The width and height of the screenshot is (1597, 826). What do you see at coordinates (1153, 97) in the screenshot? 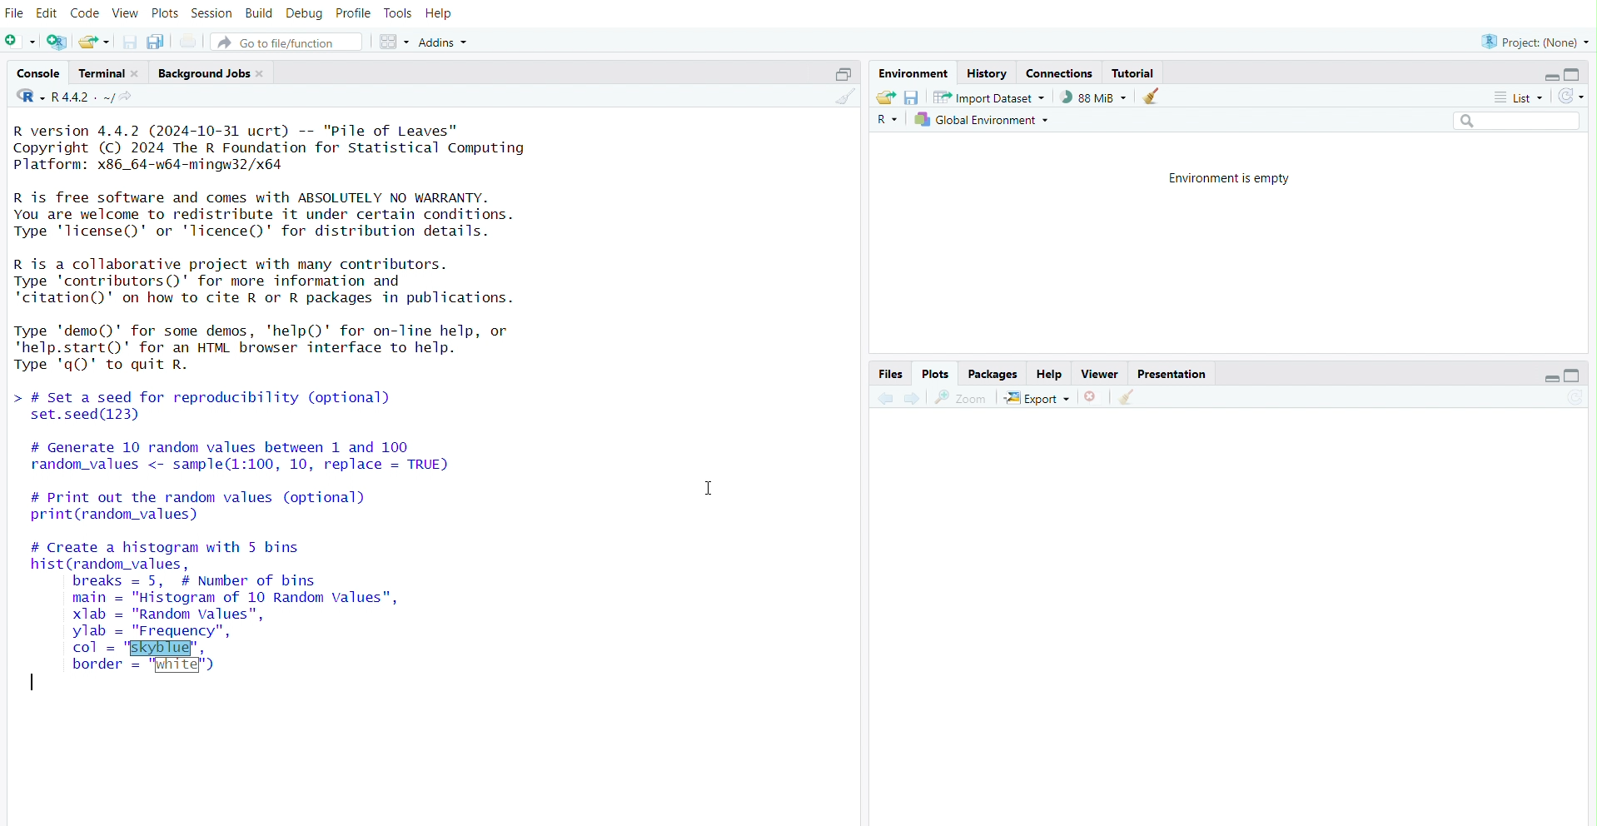
I see `clear objects from the workspace` at bounding box center [1153, 97].